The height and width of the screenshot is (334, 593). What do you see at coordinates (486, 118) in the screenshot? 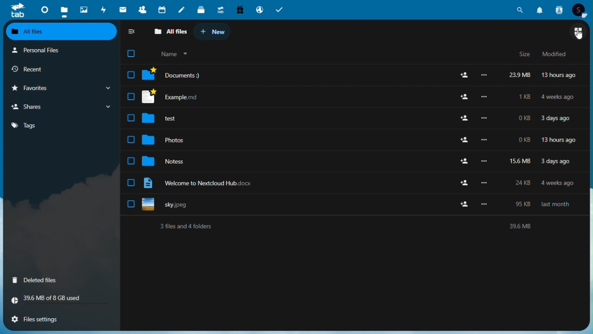
I see `more options` at bounding box center [486, 118].